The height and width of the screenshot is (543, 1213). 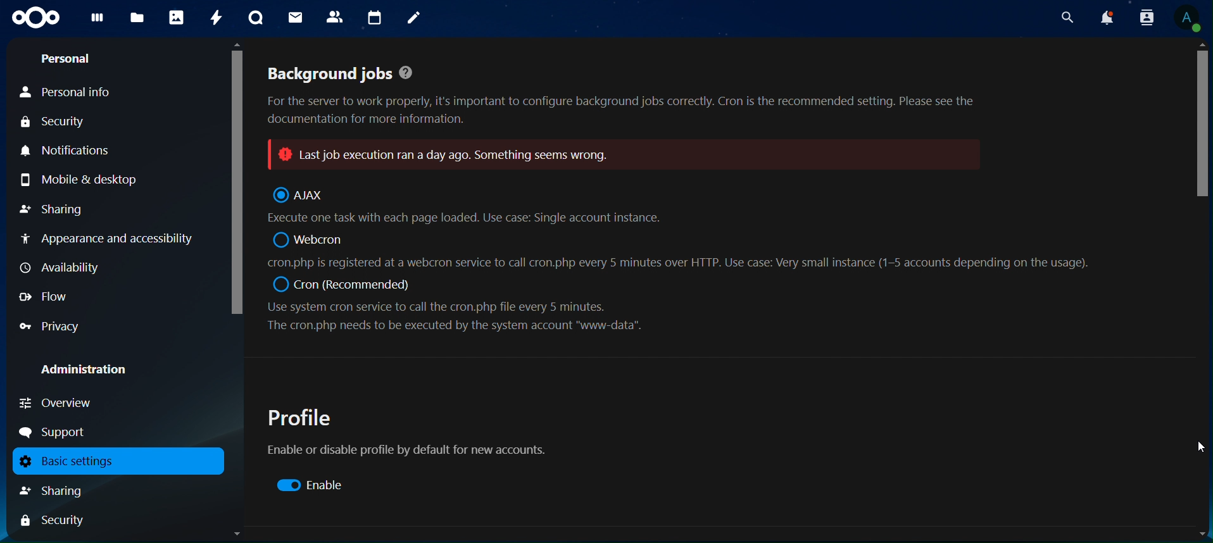 What do you see at coordinates (53, 521) in the screenshot?
I see `Security` at bounding box center [53, 521].